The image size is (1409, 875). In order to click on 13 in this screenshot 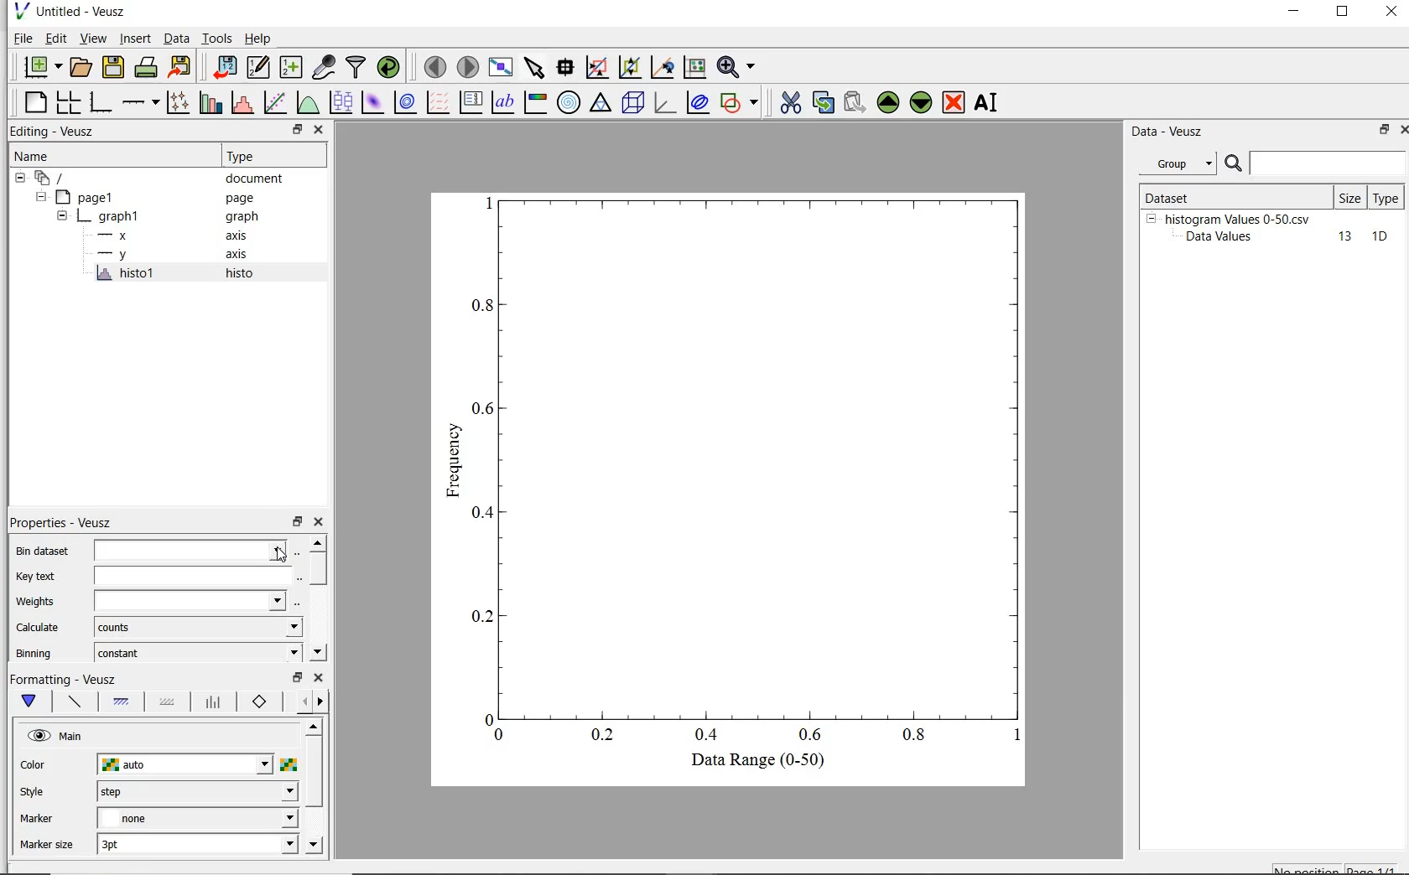, I will do `click(1338, 237)`.